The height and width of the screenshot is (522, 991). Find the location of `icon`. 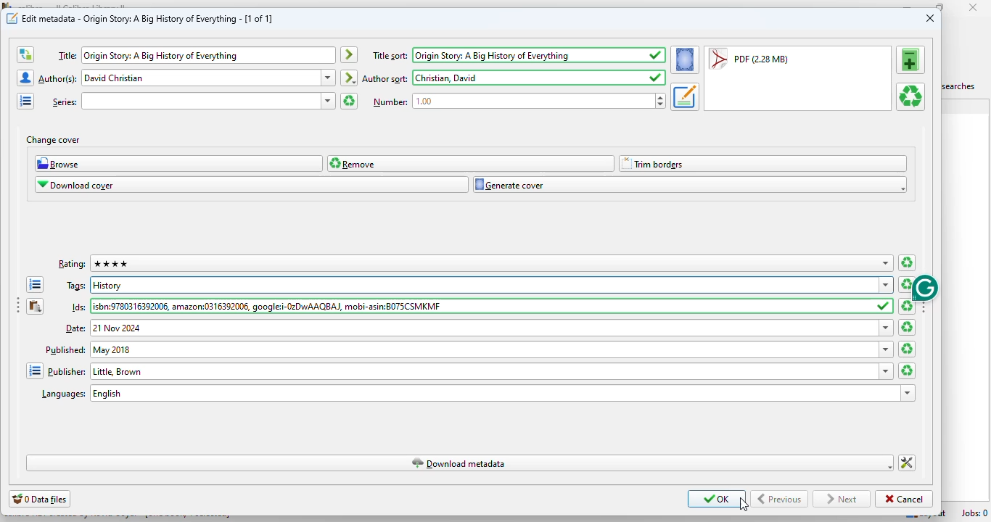

icon is located at coordinates (12, 18).